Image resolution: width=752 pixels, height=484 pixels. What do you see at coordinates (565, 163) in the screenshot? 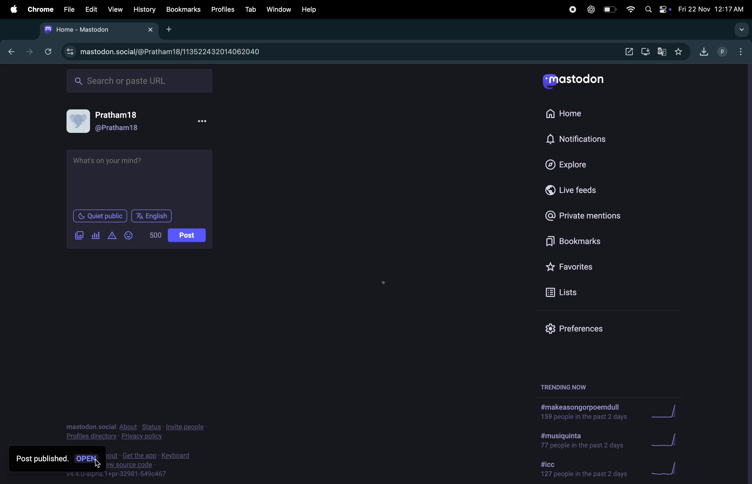
I see `explore` at bounding box center [565, 163].